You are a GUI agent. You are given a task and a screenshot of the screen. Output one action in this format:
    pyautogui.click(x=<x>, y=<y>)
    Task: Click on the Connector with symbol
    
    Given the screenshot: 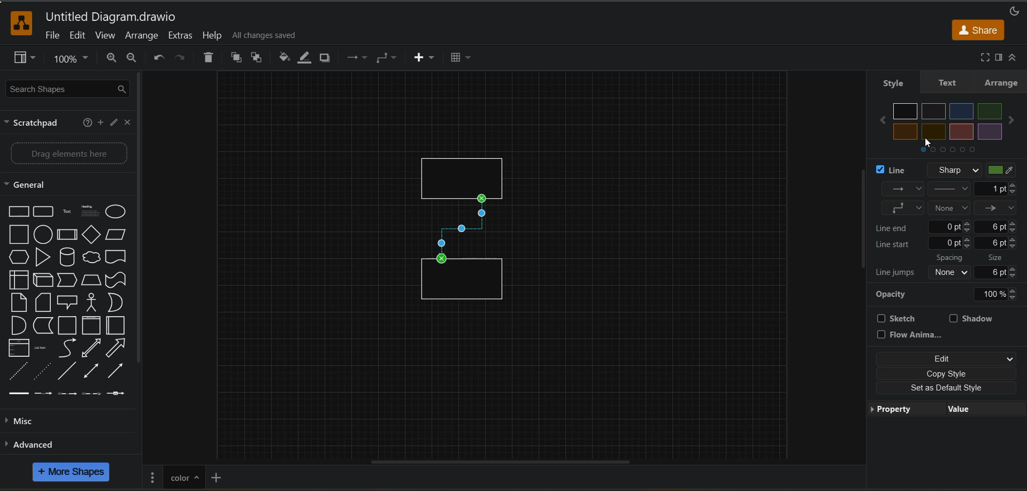 What is the action you would take?
    pyautogui.click(x=122, y=394)
    